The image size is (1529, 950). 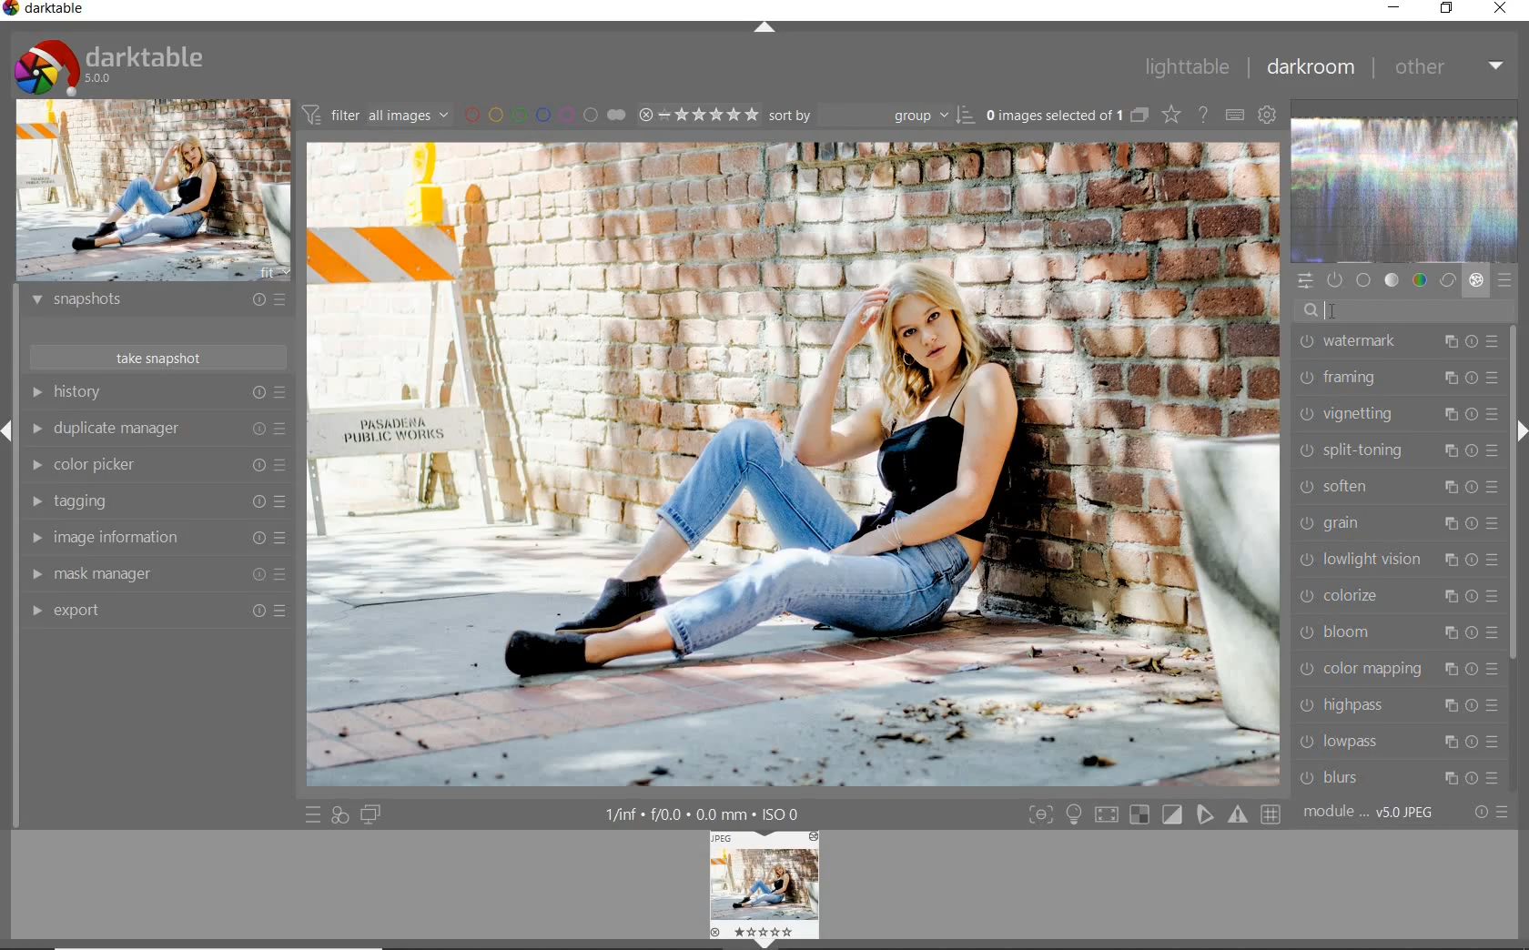 What do you see at coordinates (1488, 813) in the screenshot?
I see `reset or presets & preferences` at bounding box center [1488, 813].